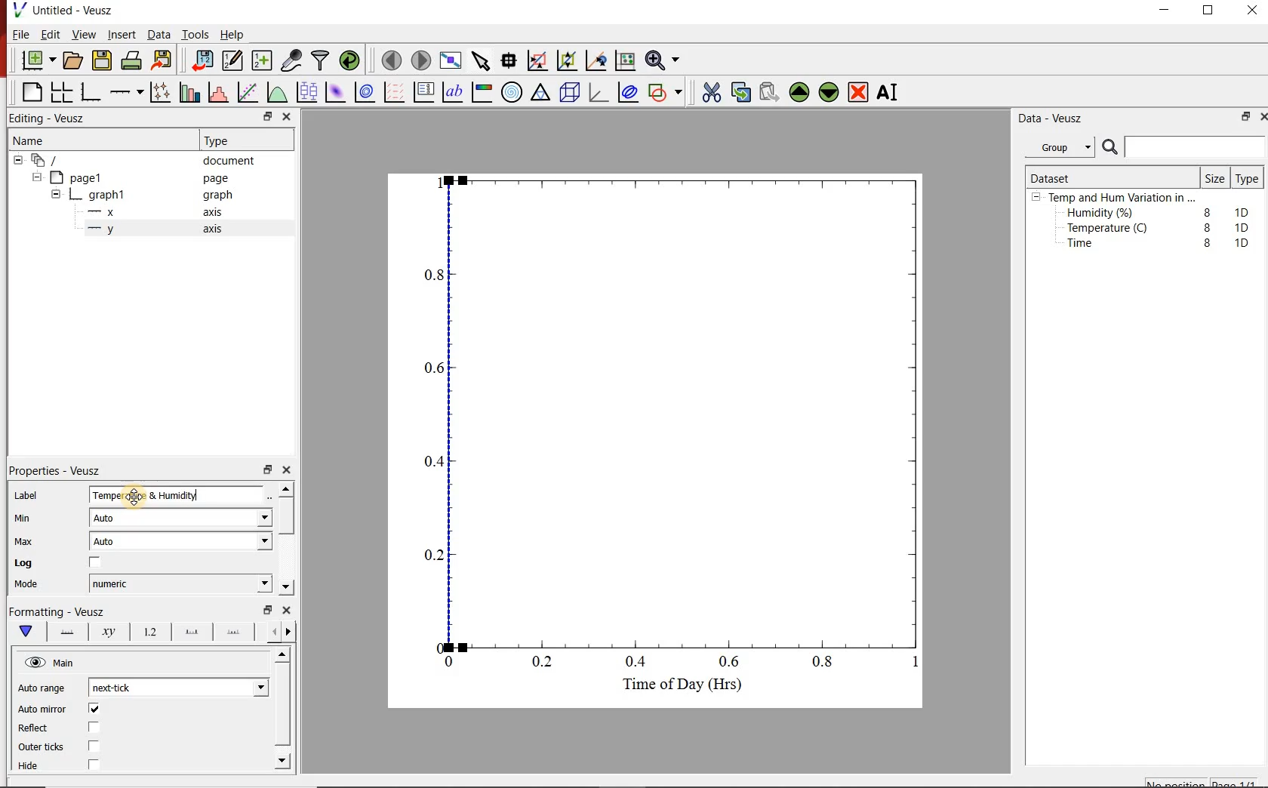  What do you see at coordinates (910, 665) in the screenshot?
I see `1` at bounding box center [910, 665].